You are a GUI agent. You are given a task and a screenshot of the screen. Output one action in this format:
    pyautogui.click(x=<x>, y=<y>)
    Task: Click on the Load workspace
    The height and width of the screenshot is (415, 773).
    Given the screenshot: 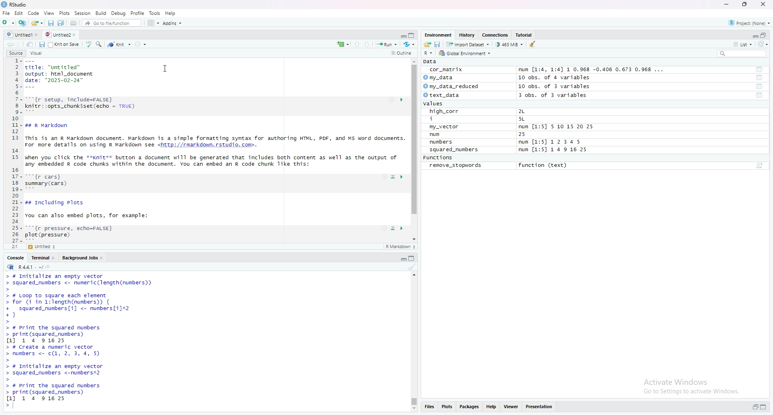 What is the action you would take?
    pyautogui.click(x=426, y=45)
    